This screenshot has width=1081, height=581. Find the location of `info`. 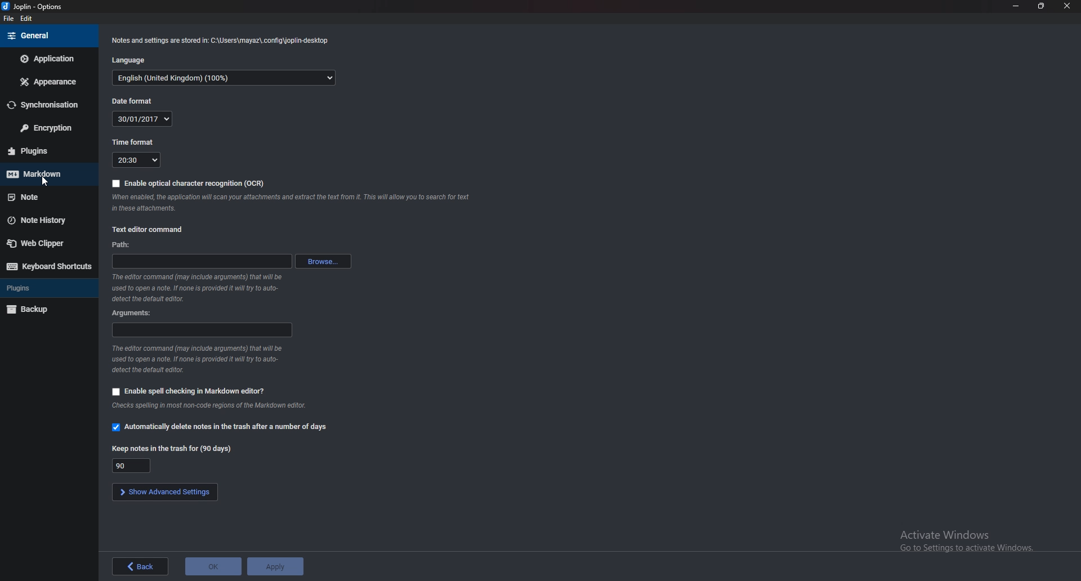

info is located at coordinates (295, 203).